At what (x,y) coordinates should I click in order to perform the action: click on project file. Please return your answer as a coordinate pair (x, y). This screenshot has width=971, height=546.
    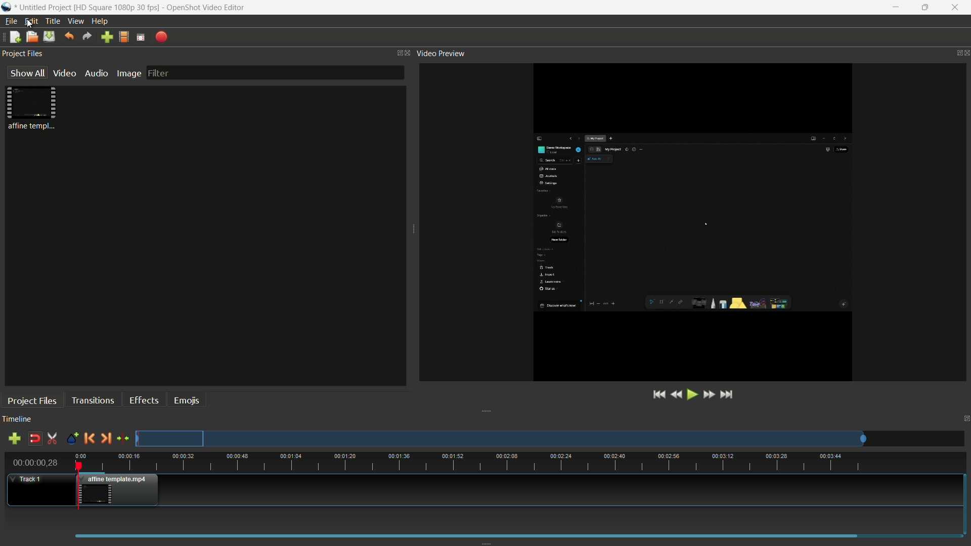
    Looking at the image, I should click on (33, 108).